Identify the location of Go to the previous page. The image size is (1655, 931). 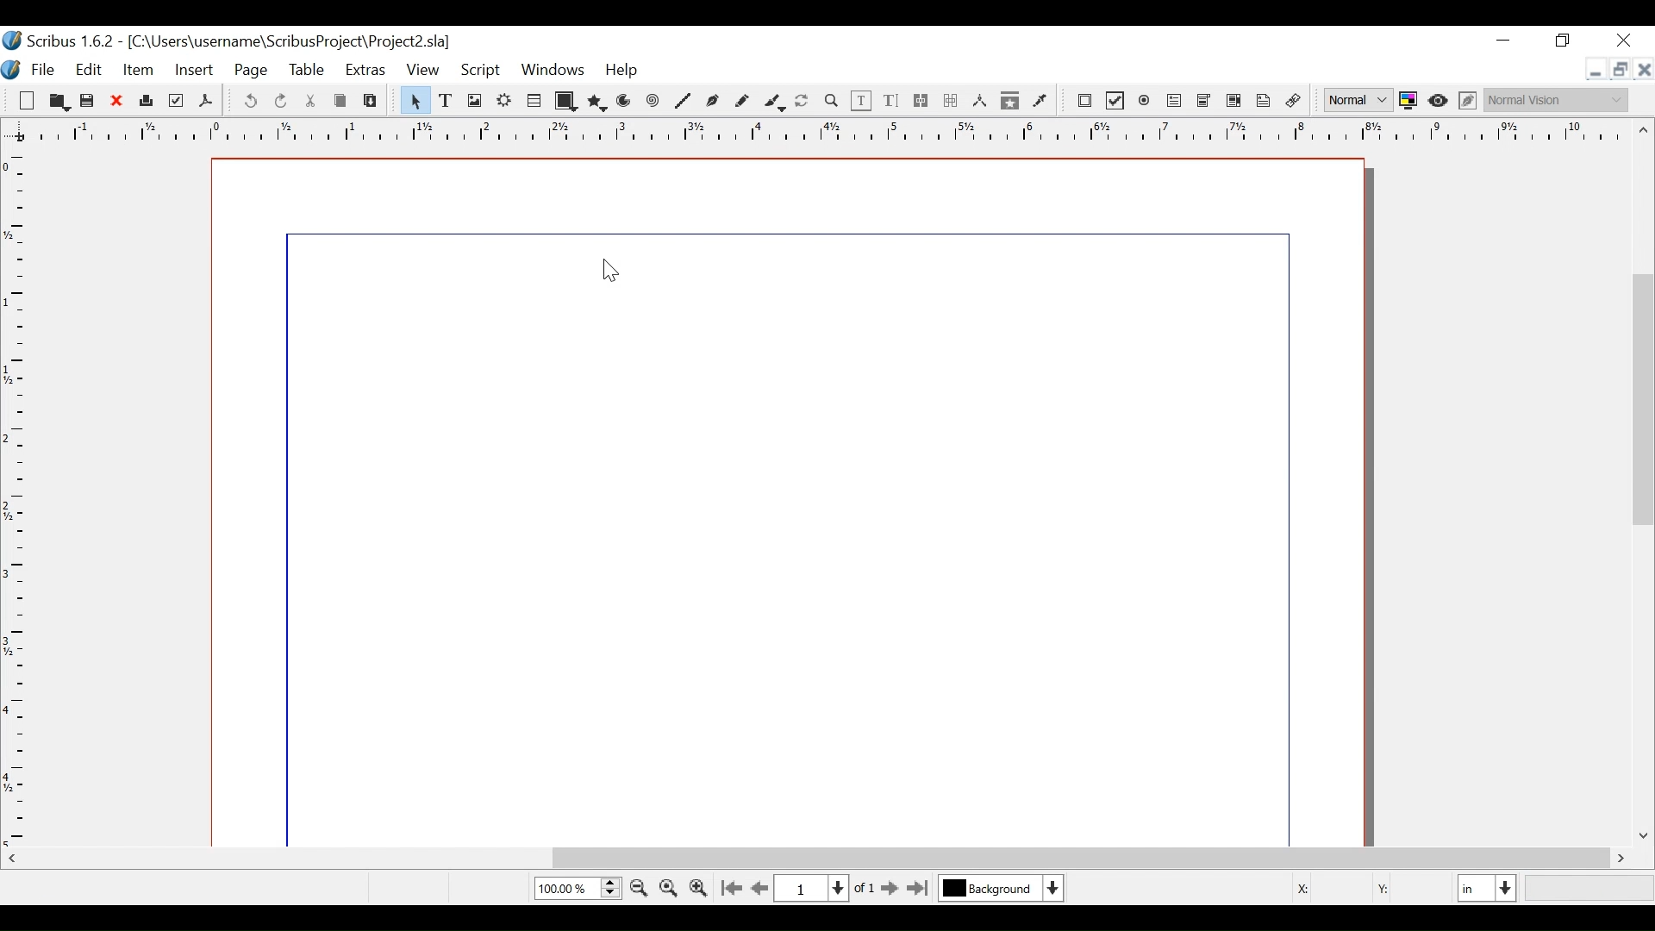
(763, 889).